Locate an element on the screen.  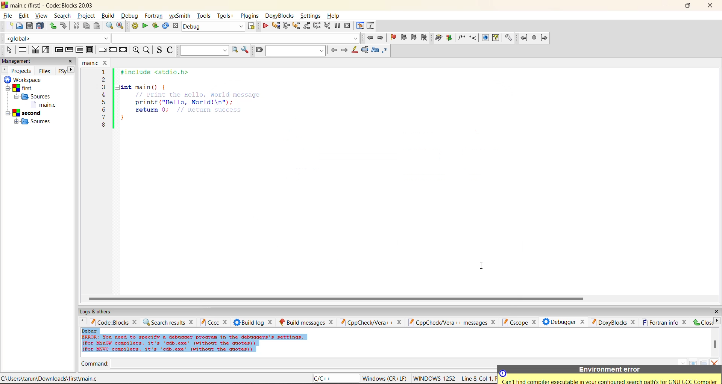
Run is located at coordinates (449, 38).